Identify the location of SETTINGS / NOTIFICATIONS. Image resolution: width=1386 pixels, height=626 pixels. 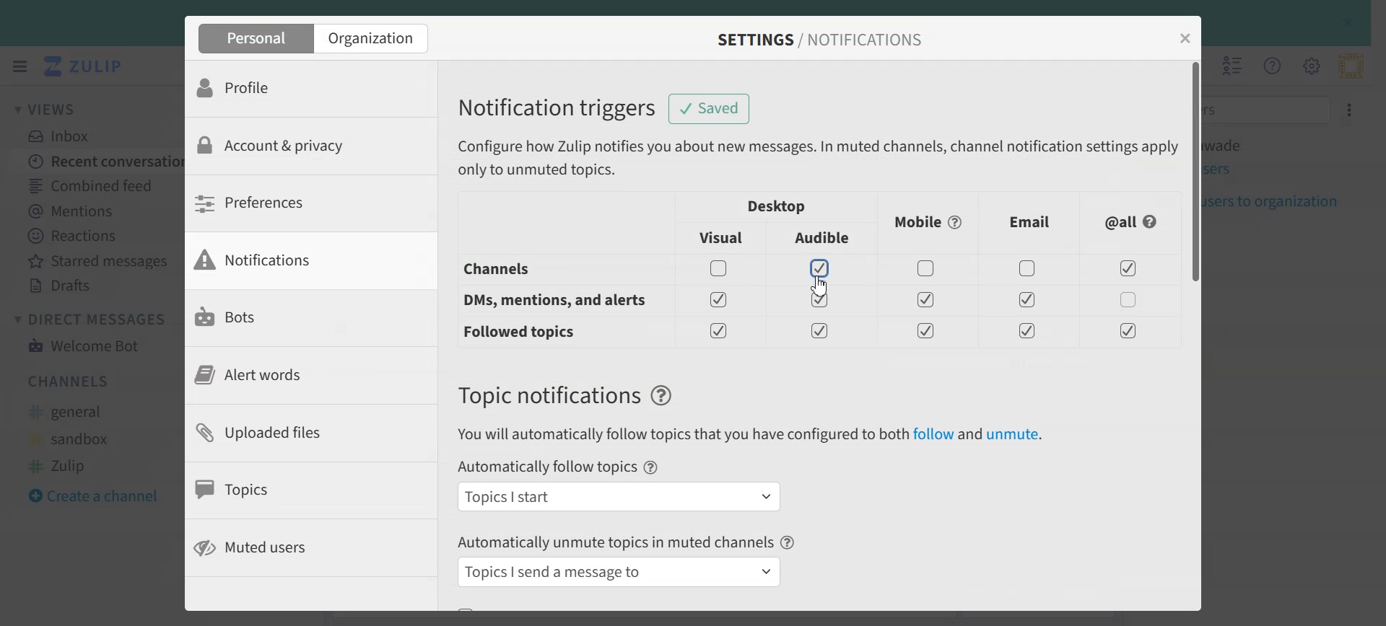
(818, 40).